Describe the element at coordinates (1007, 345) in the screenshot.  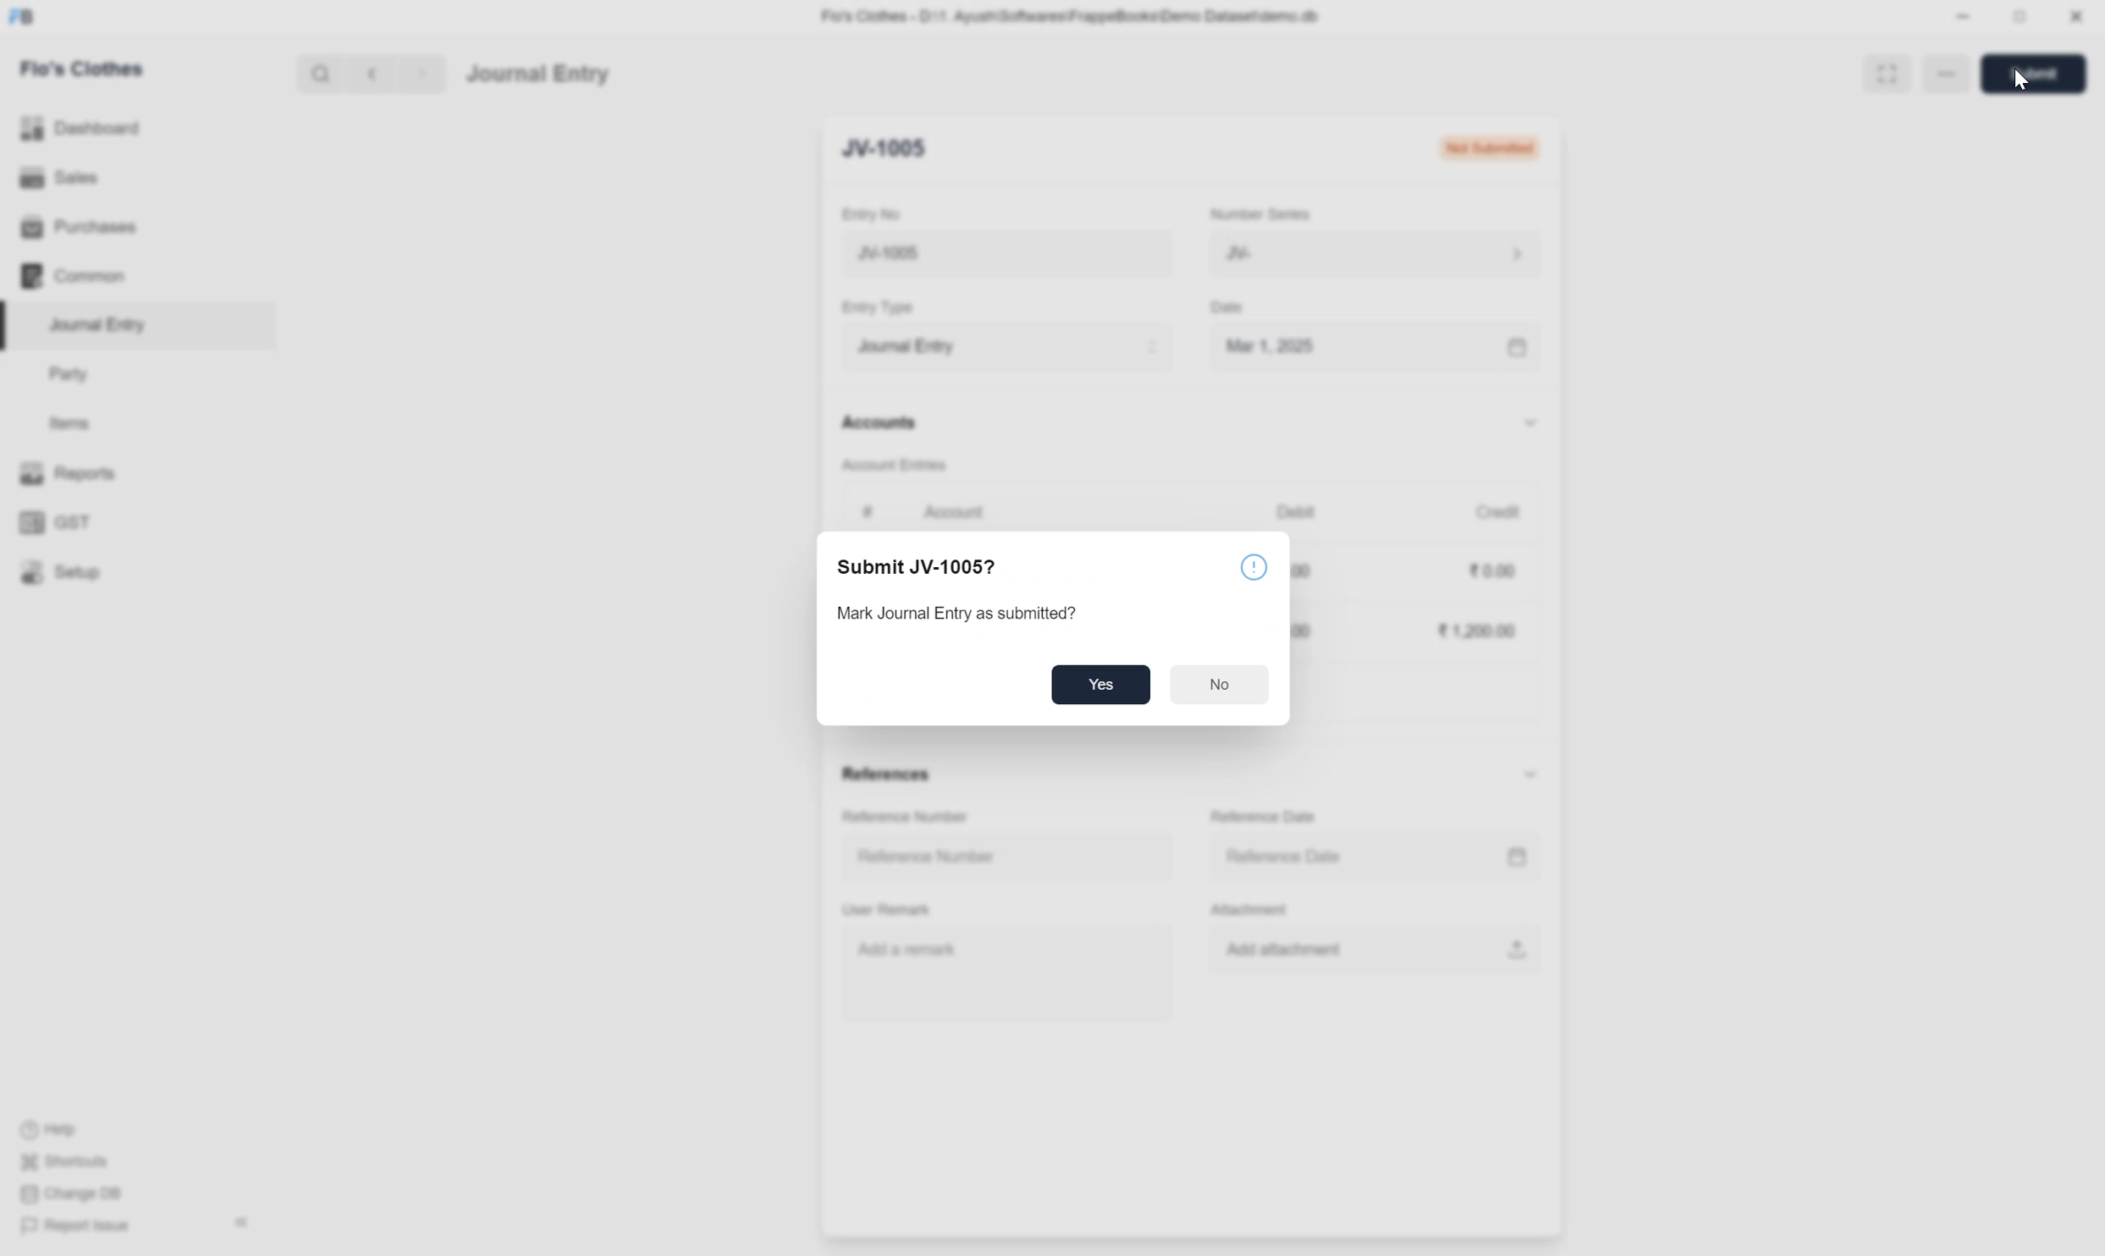
I see `Journal Entry` at that location.